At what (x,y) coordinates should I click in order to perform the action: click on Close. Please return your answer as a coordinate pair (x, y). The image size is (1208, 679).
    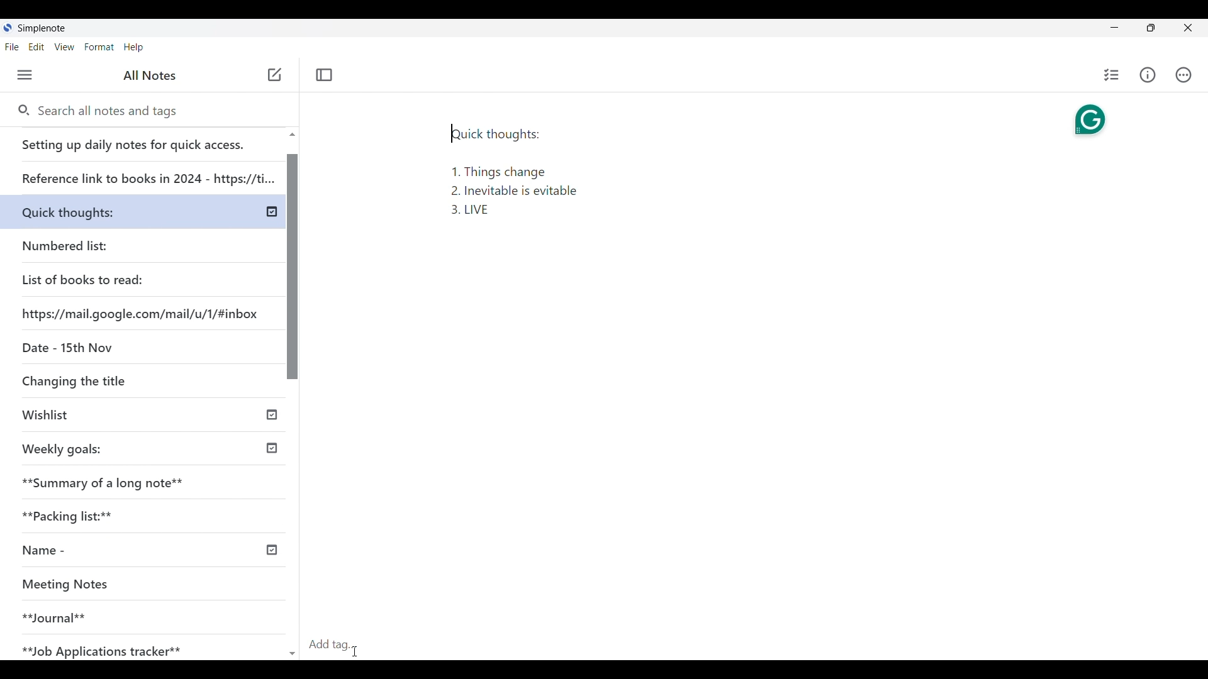
    Looking at the image, I should click on (1188, 28).